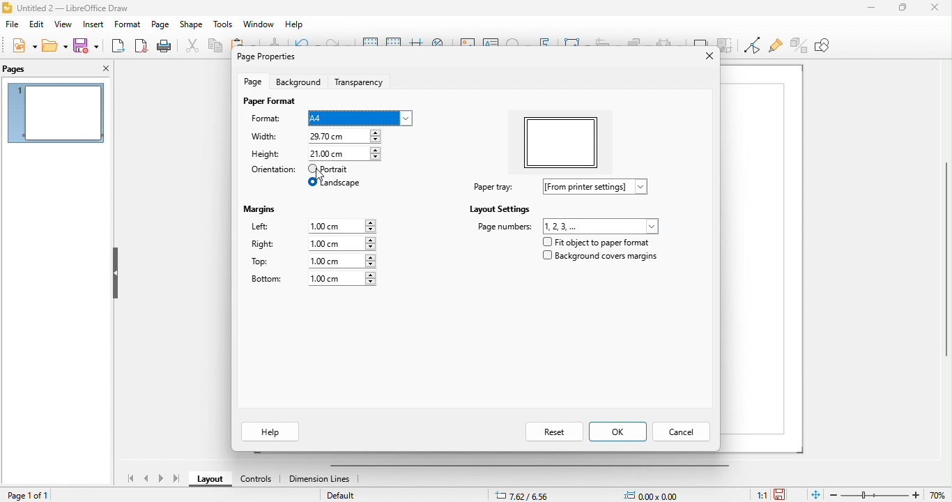 This screenshot has width=952, height=502. Describe the element at coordinates (102, 68) in the screenshot. I see `close pane` at that location.